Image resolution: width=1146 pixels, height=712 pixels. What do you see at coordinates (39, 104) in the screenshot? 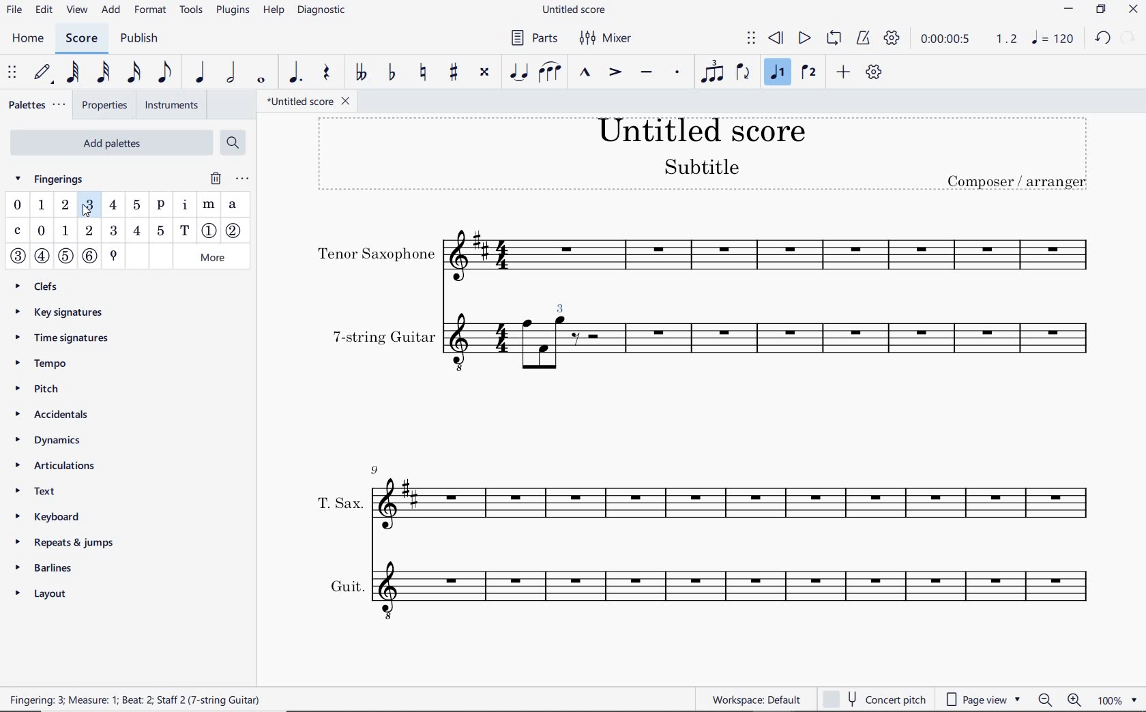
I see `PALETTES` at bounding box center [39, 104].